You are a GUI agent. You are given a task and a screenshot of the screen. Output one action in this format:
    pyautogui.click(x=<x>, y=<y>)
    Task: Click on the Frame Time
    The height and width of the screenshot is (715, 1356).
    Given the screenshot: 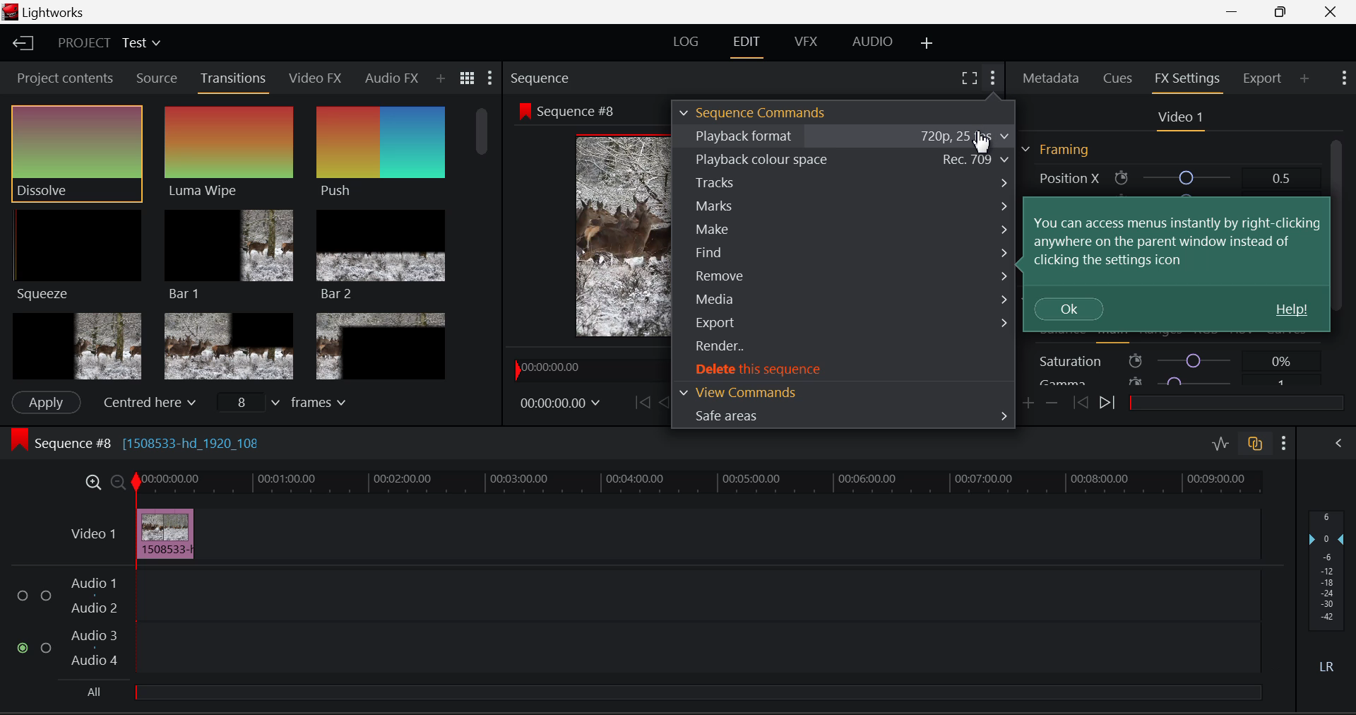 What is the action you would take?
    pyautogui.click(x=561, y=401)
    